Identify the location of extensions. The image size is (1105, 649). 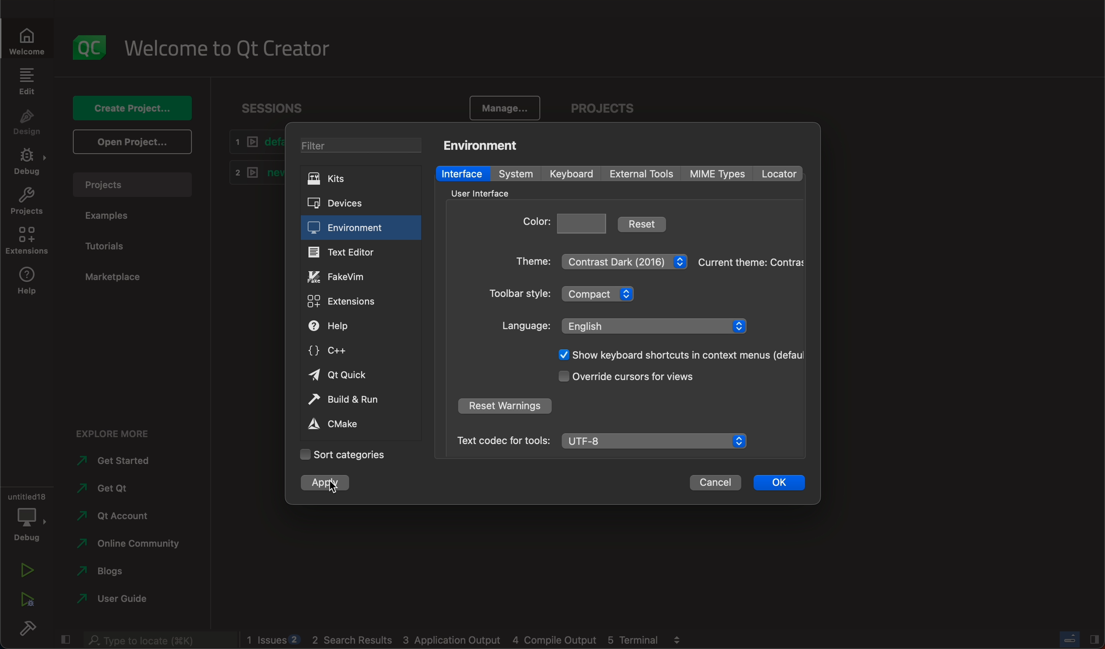
(28, 241).